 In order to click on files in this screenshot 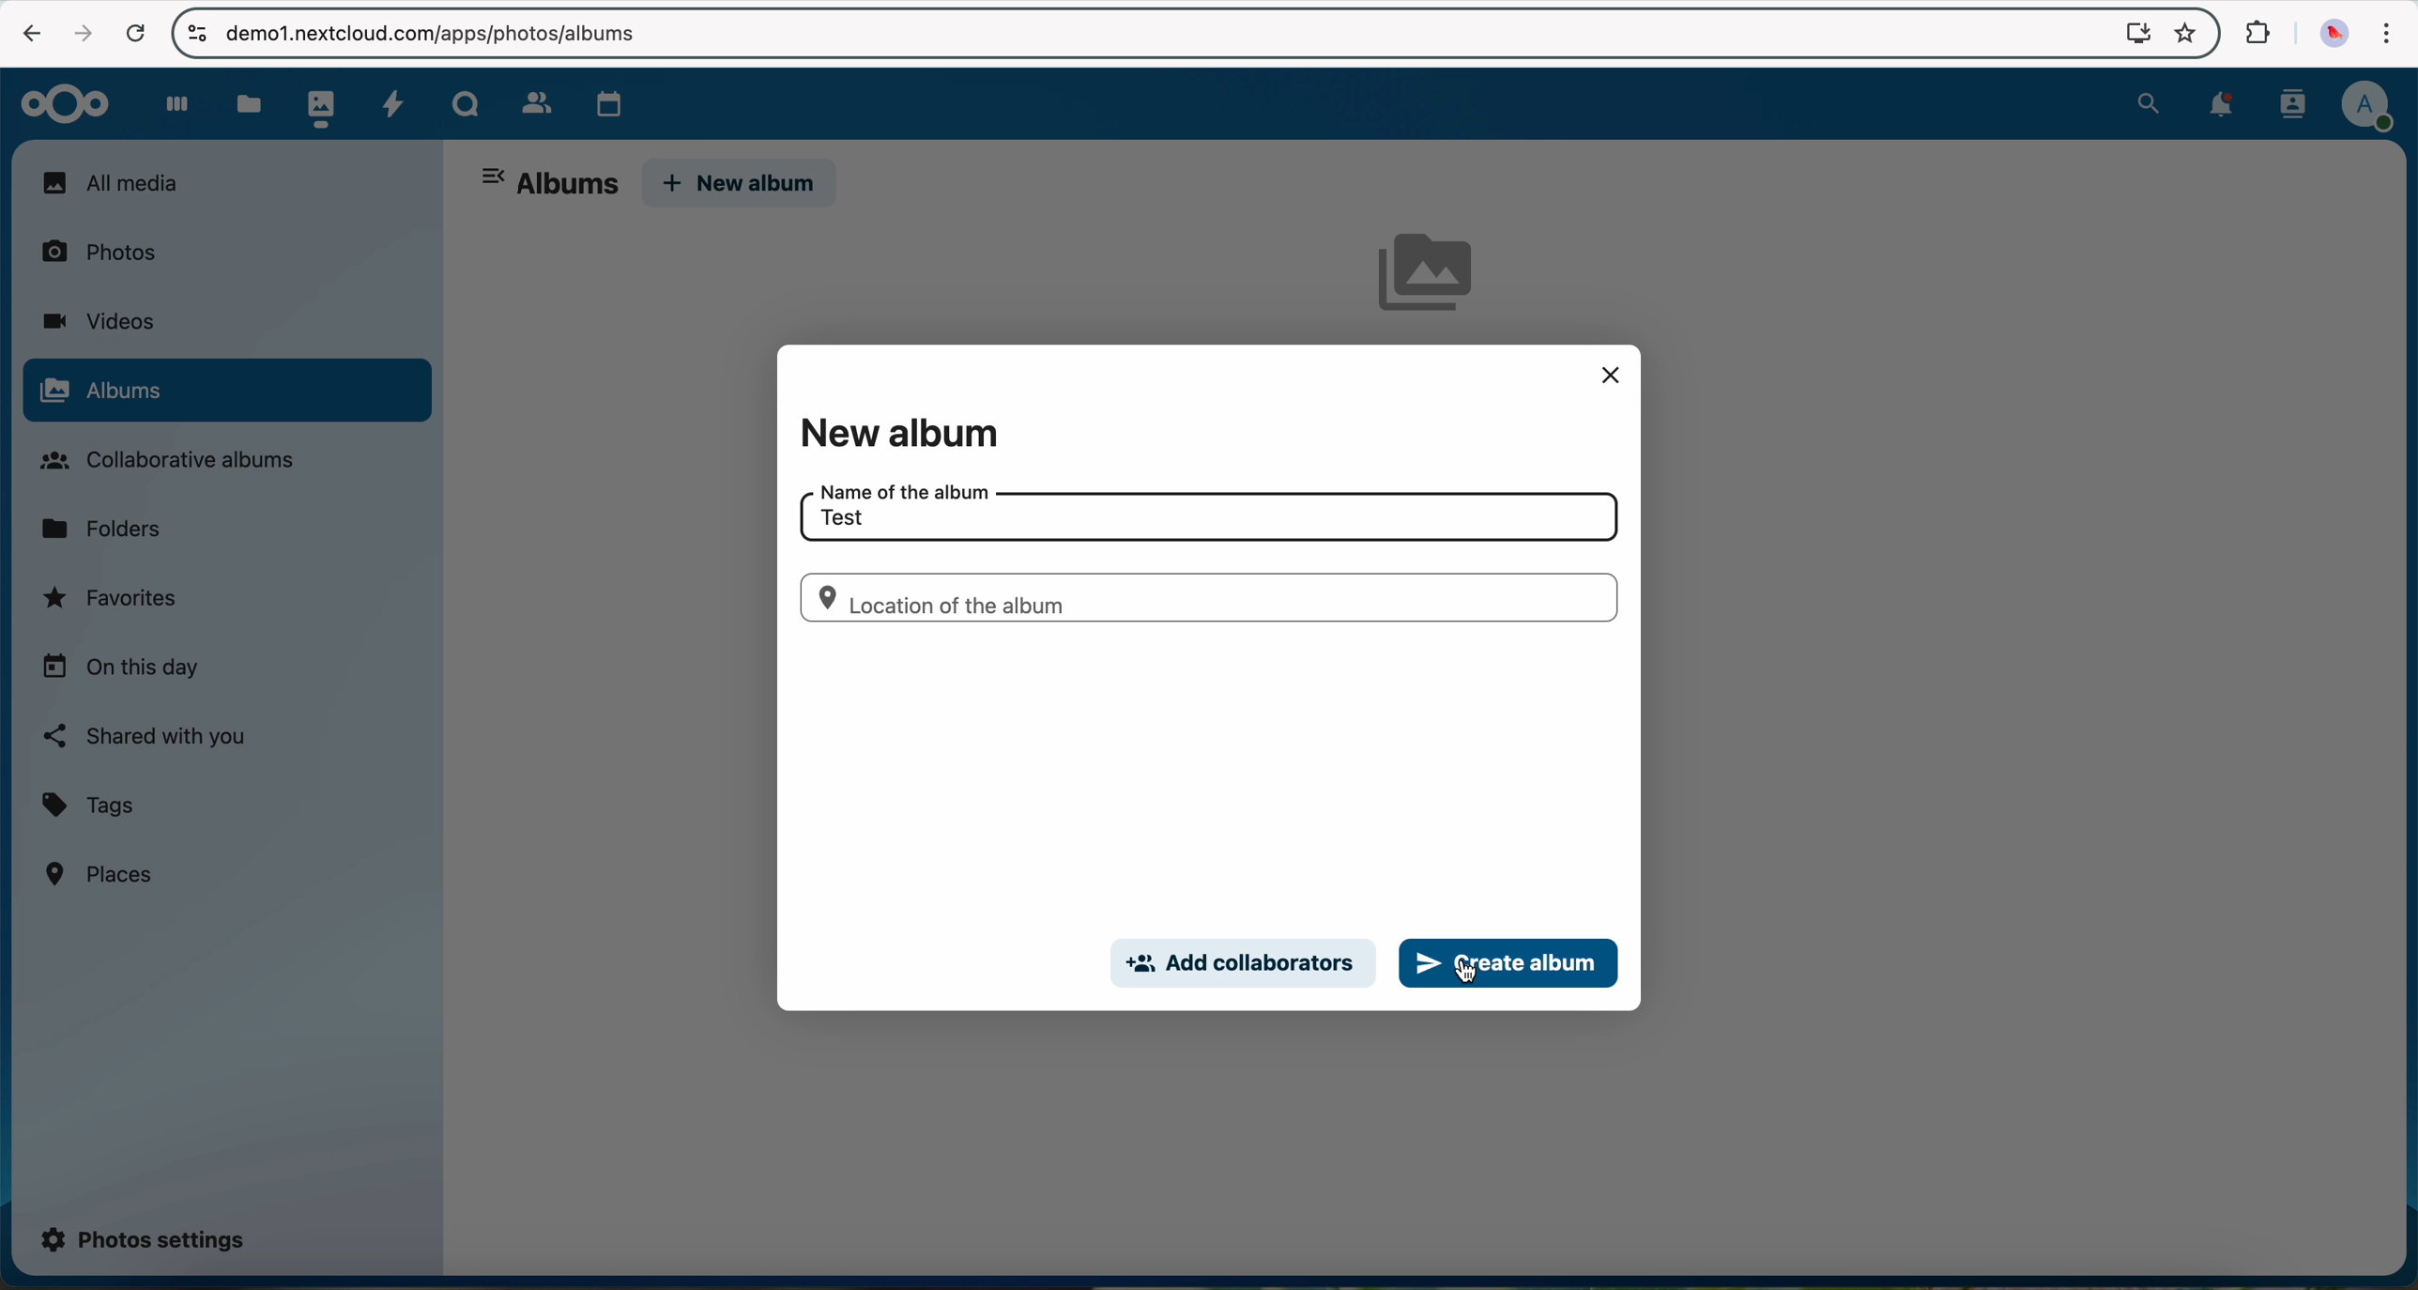, I will do `click(247, 103)`.